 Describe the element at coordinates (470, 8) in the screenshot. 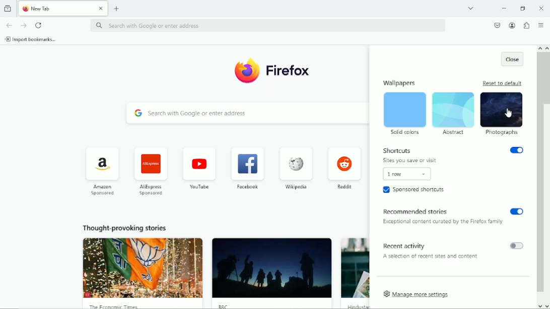

I see `List all tabs` at that location.